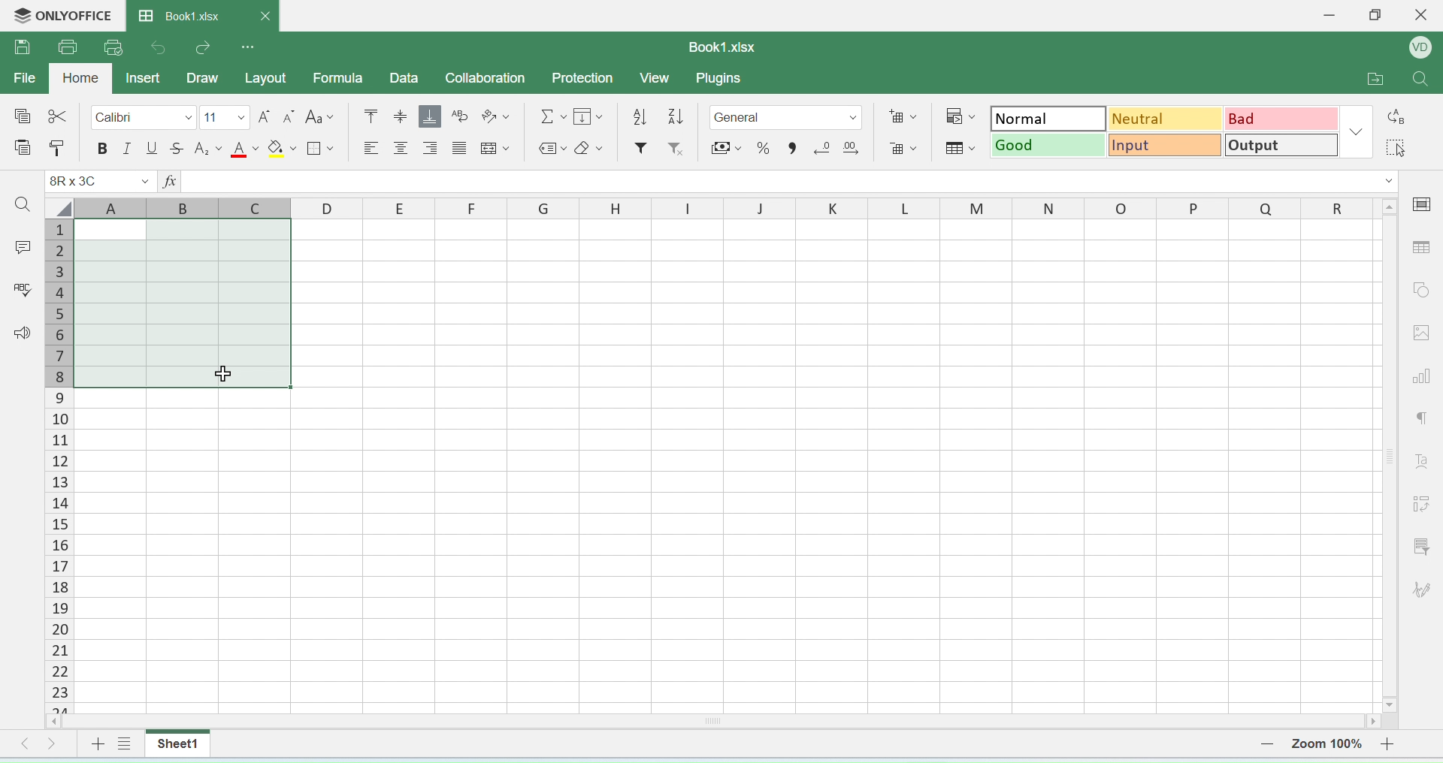 This screenshot has width=1443, height=763. Describe the element at coordinates (496, 116) in the screenshot. I see `orientation` at that location.